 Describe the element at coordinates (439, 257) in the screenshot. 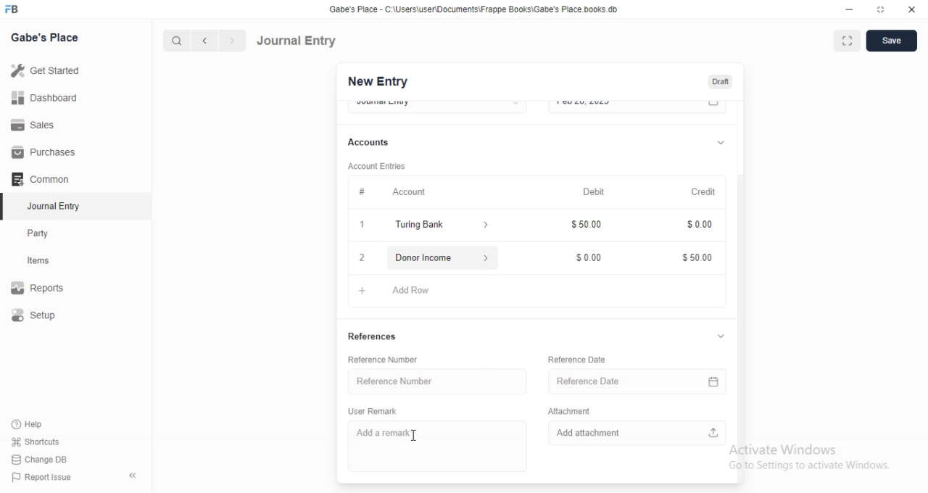

I see `donor income` at that location.